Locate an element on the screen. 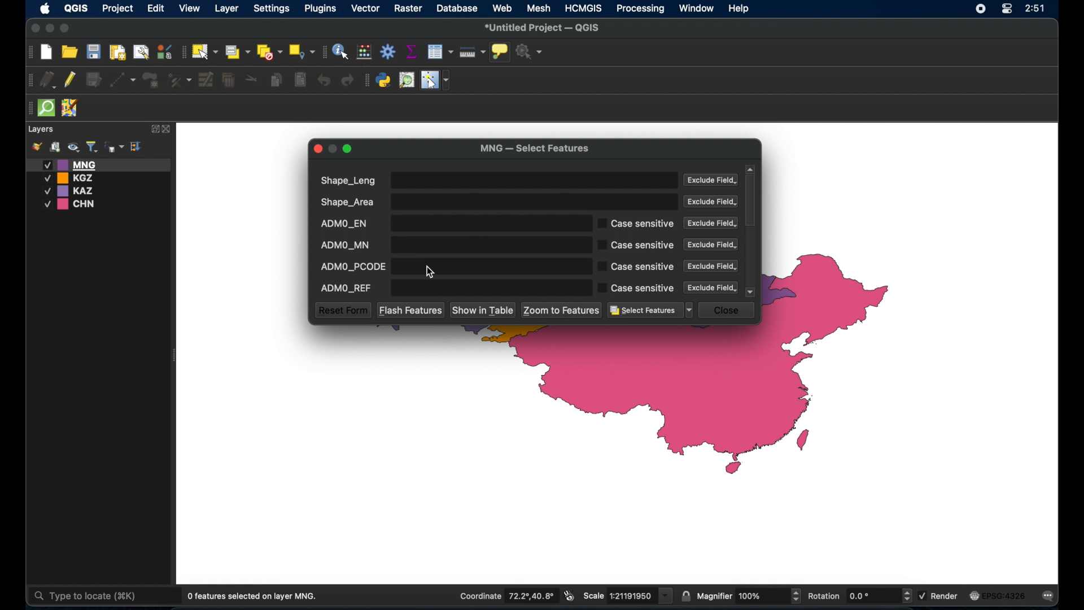 The width and height of the screenshot is (1084, 610). vertex tool is located at coordinates (180, 79).